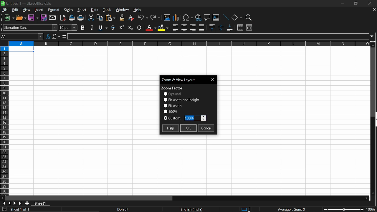 This screenshot has height=212, width=377. What do you see at coordinates (188, 129) in the screenshot?
I see `ok` at bounding box center [188, 129].